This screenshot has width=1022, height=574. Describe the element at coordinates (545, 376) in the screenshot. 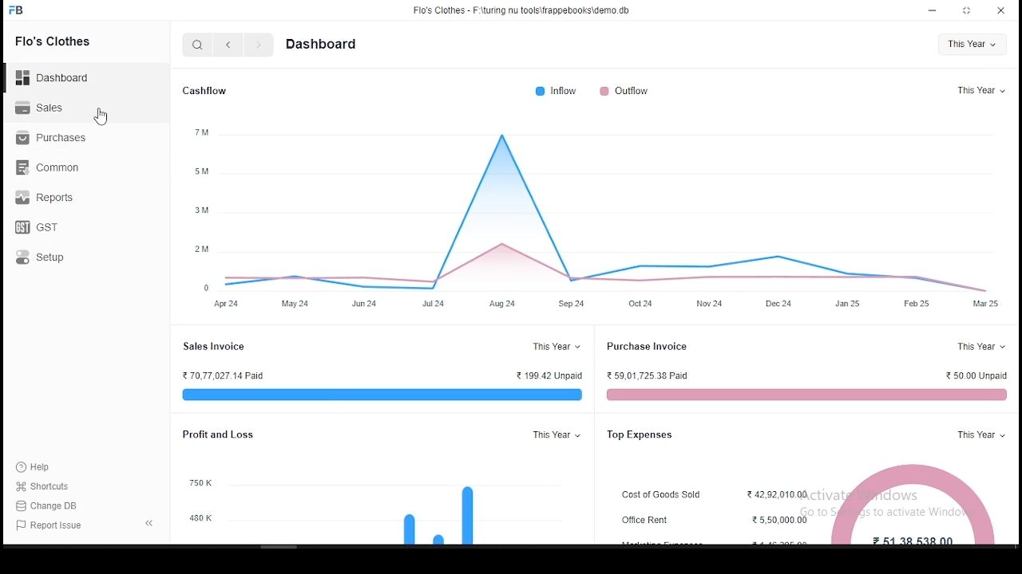

I see `199.42 Unpaid` at that location.